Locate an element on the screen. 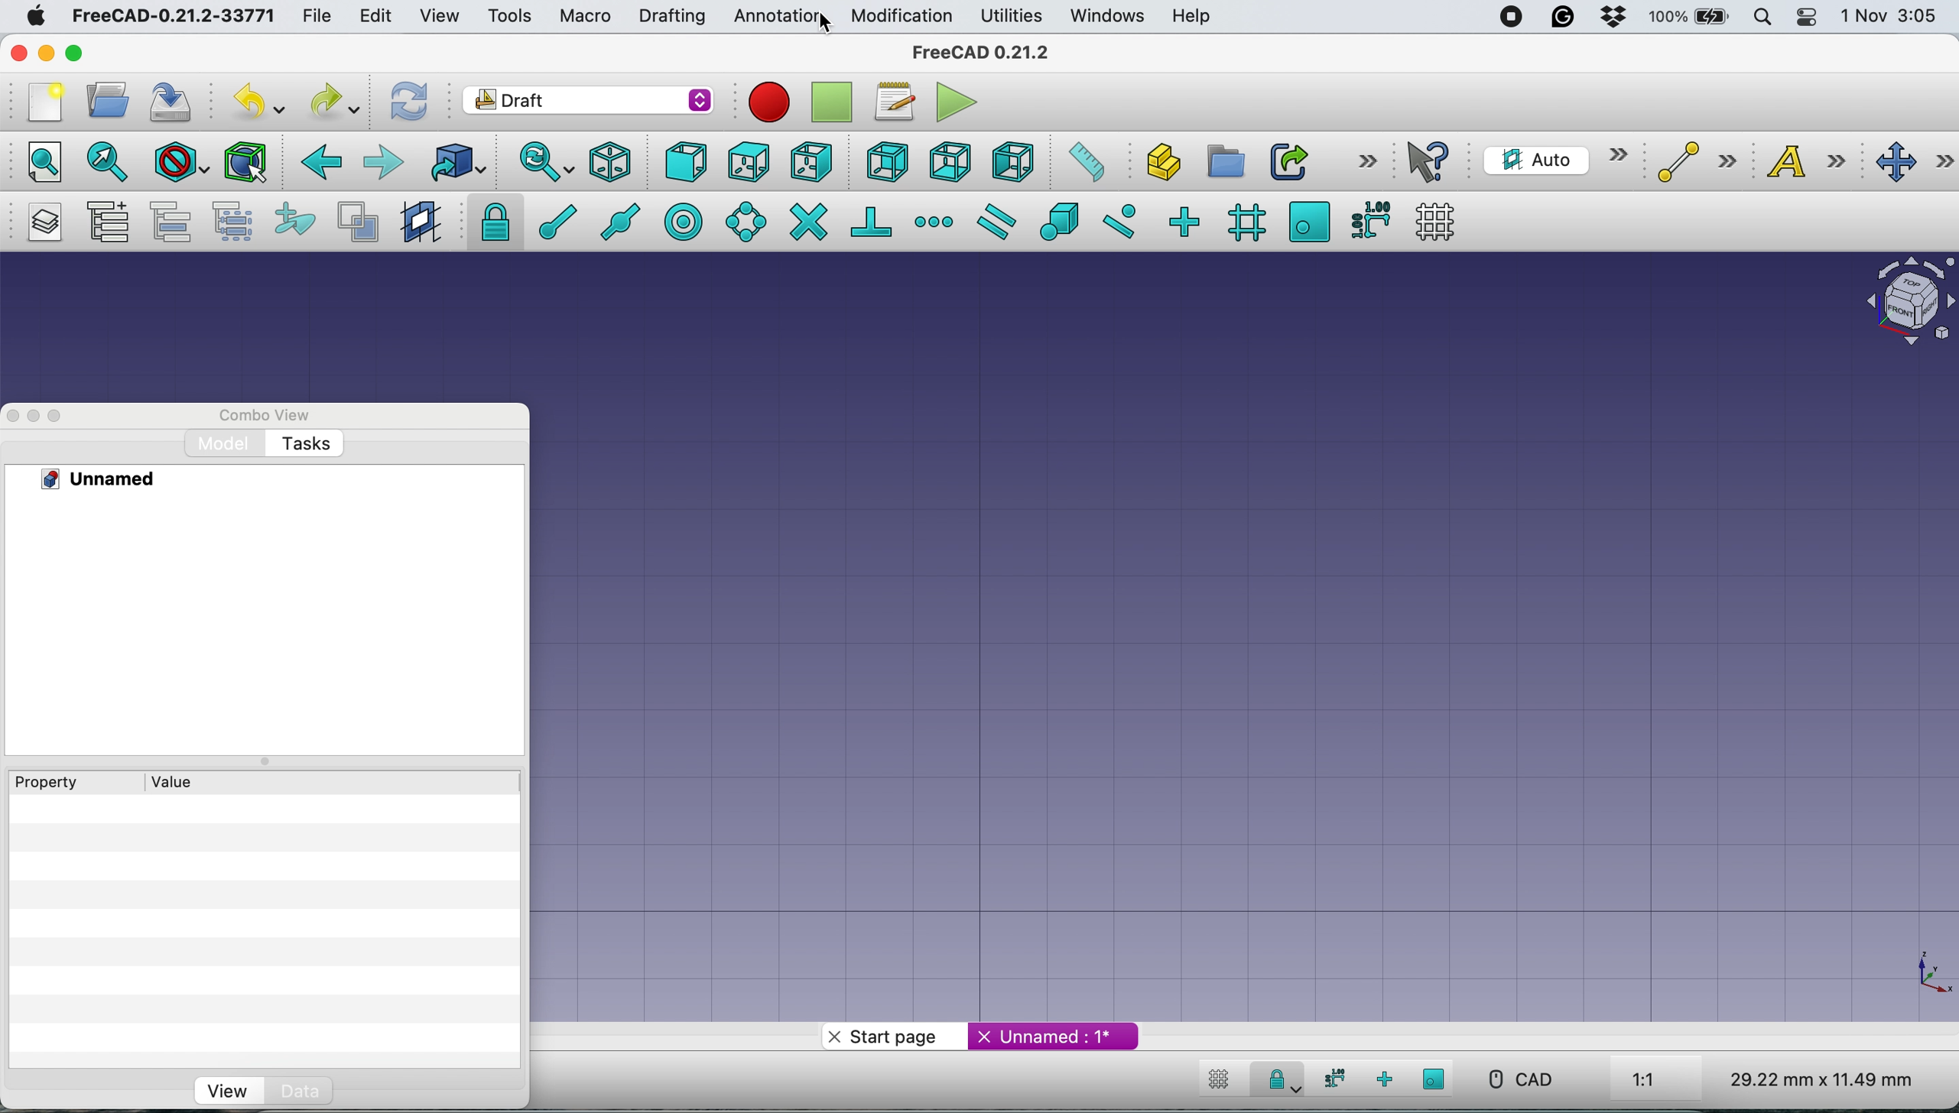  toggle grid is located at coordinates (1435, 222).